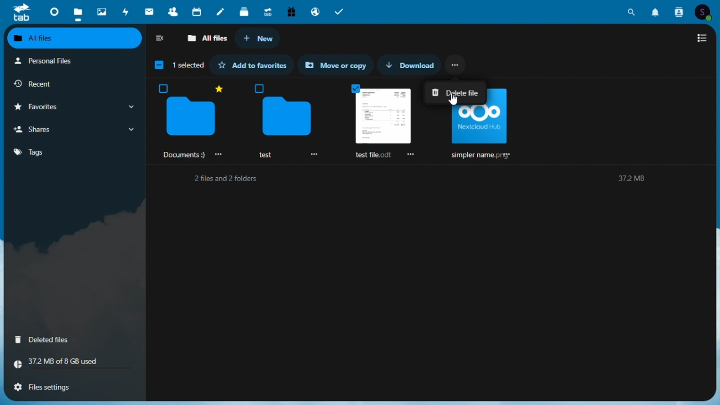 The image size is (720, 405). I want to click on tasks, so click(340, 12).